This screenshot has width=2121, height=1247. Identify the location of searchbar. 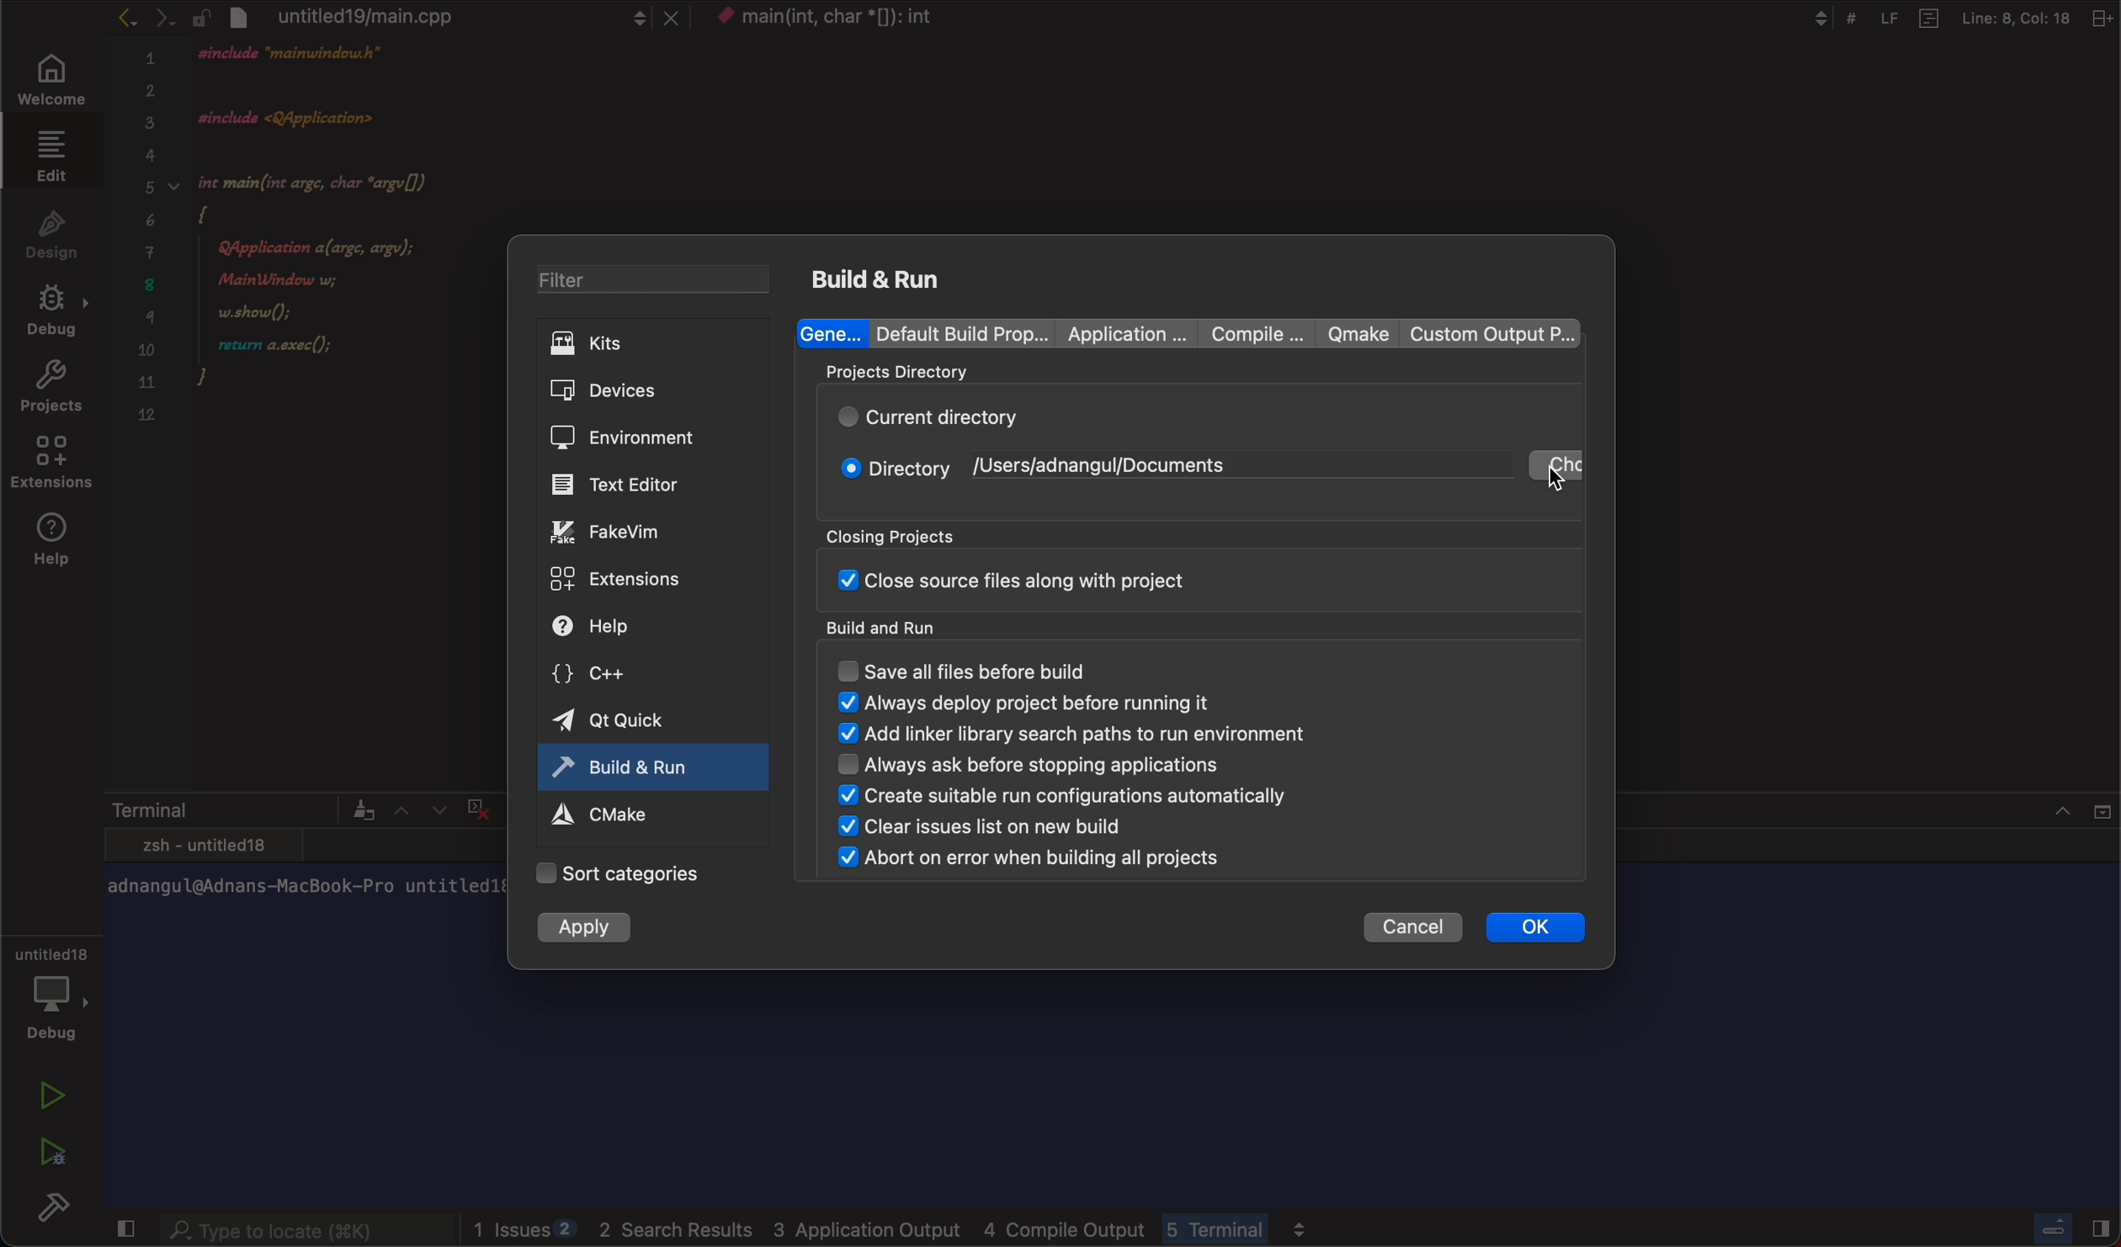
(292, 1227).